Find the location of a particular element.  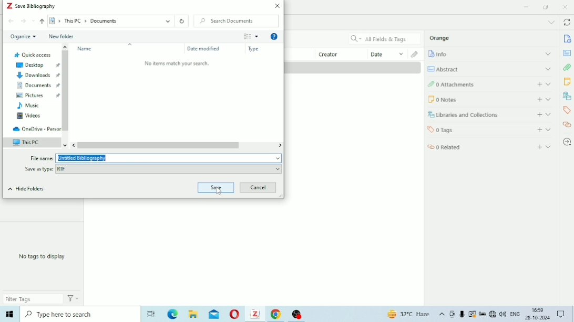

Google Chrome is located at coordinates (278, 314).